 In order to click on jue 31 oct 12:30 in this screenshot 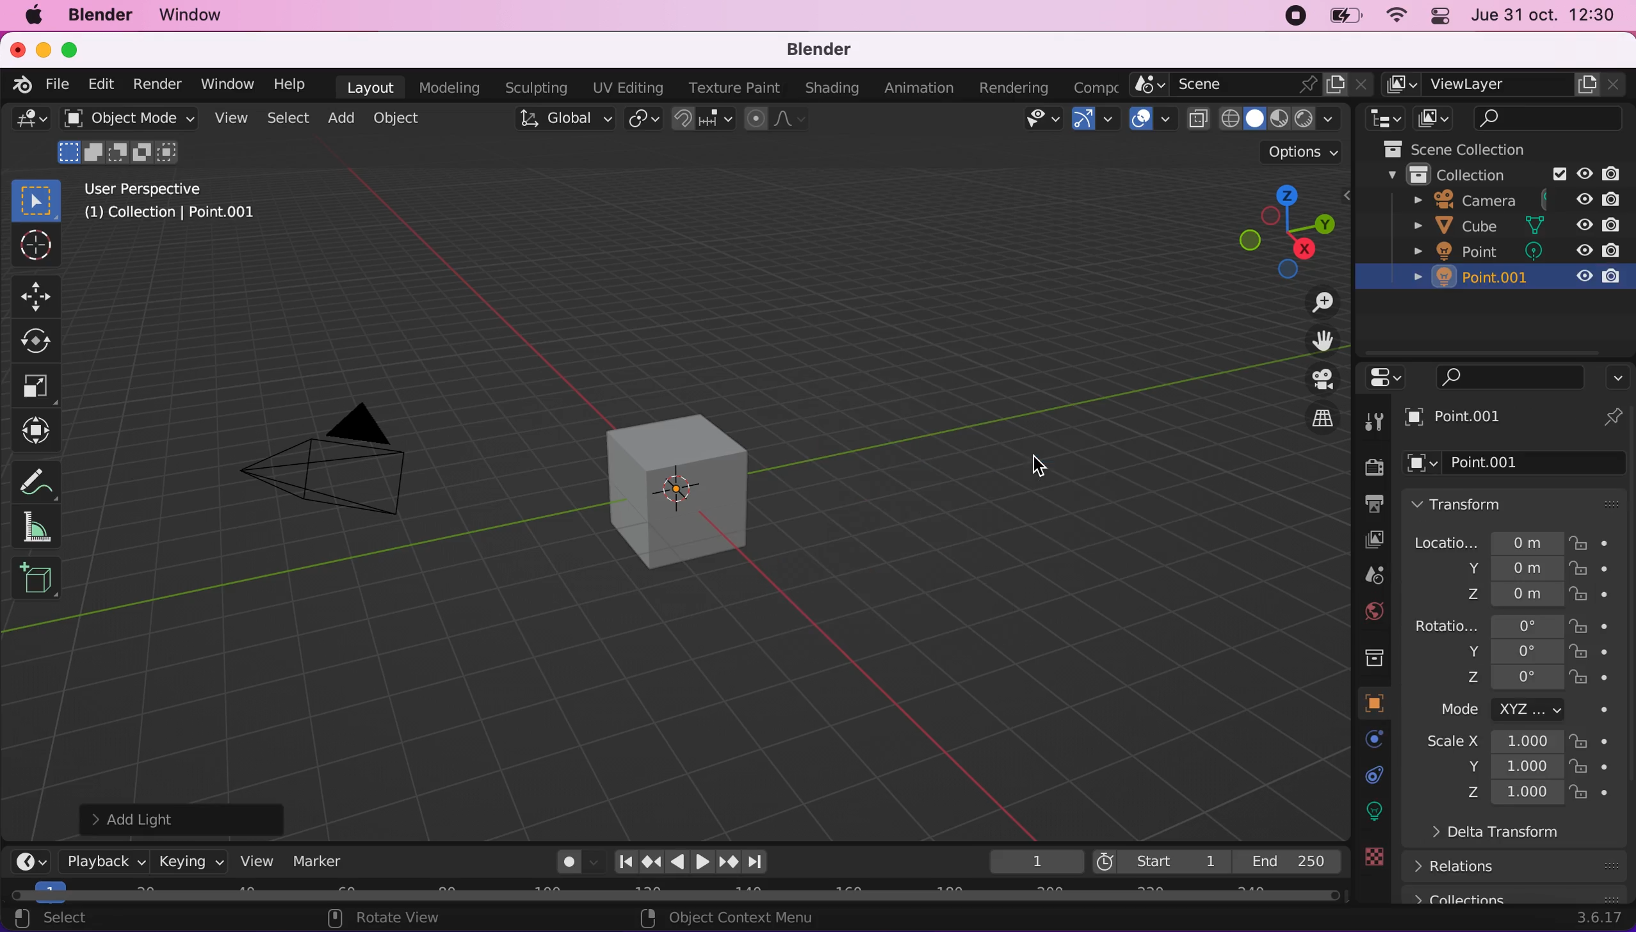, I will do `click(1543, 16)`.